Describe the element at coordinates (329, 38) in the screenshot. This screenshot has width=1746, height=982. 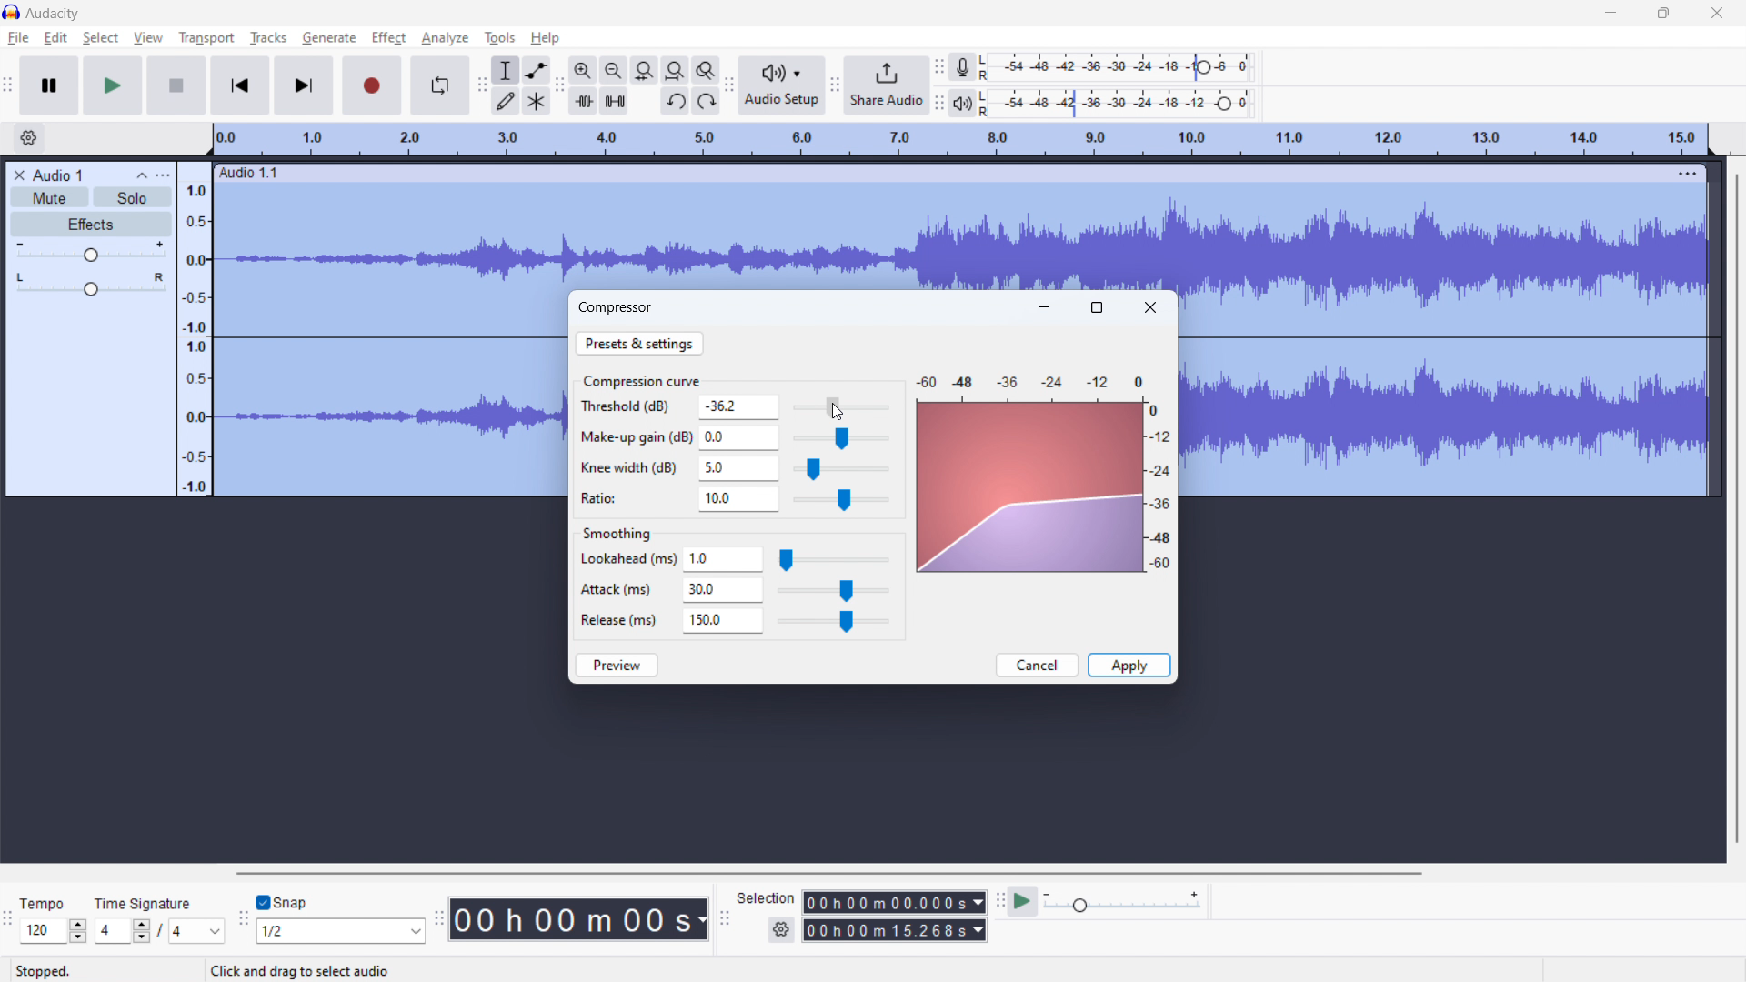
I see `generate` at that location.